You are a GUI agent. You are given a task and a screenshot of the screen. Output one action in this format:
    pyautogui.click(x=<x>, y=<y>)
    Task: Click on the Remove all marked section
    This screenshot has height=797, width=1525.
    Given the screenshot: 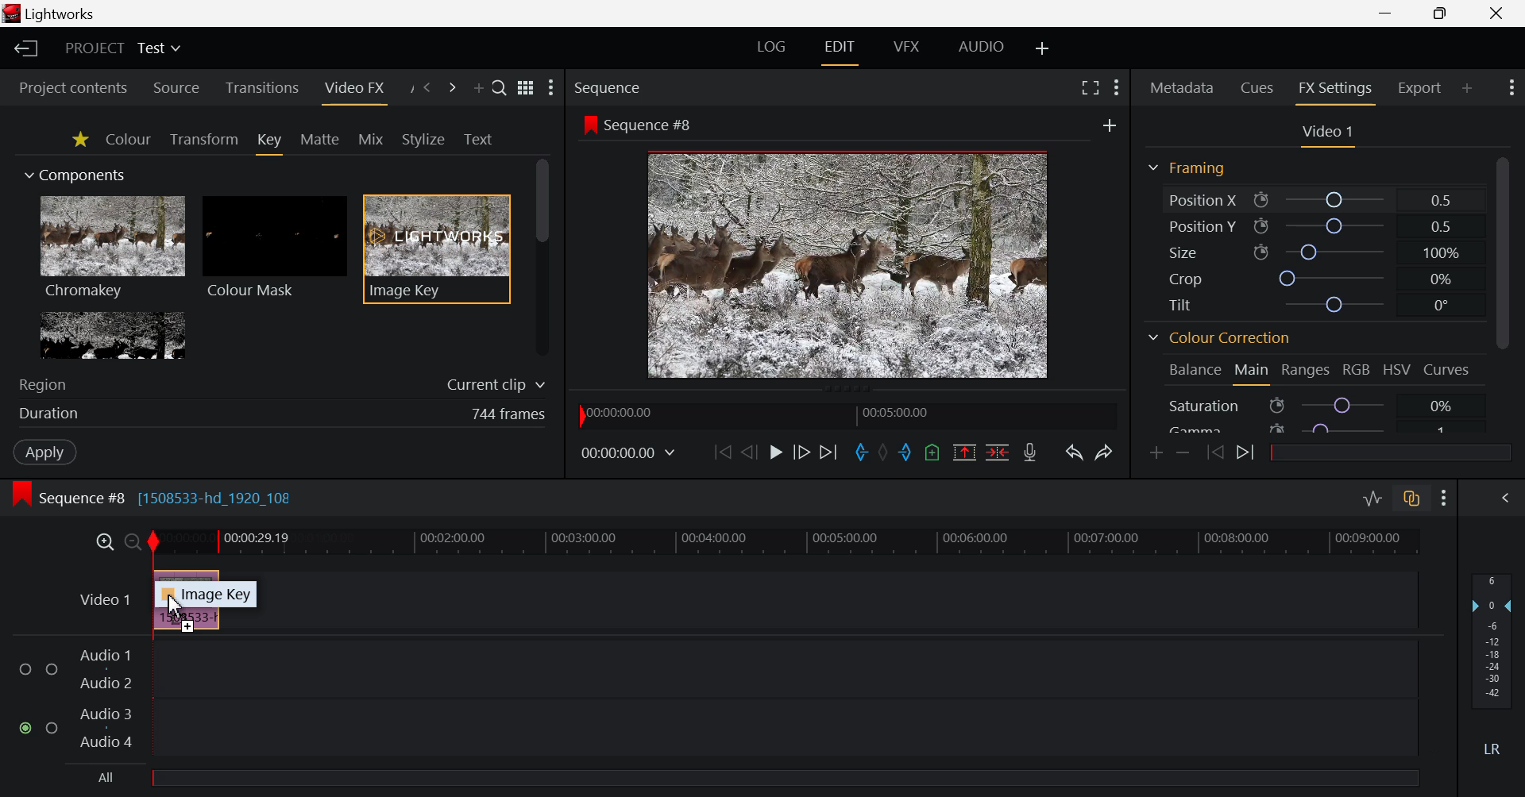 What is the action you would take?
    pyautogui.click(x=964, y=453)
    